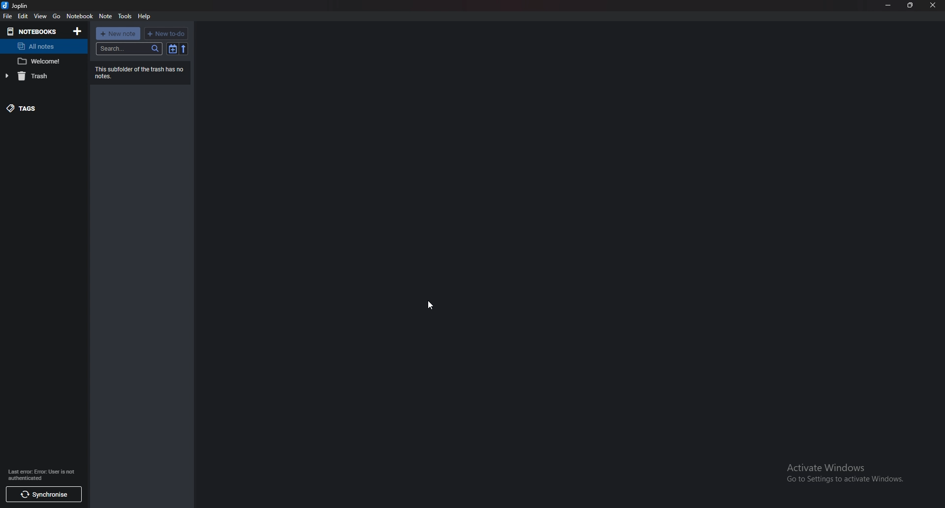 The width and height of the screenshot is (945, 508). Describe the element at coordinates (17, 5) in the screenshot. I see `joplin` at that location.